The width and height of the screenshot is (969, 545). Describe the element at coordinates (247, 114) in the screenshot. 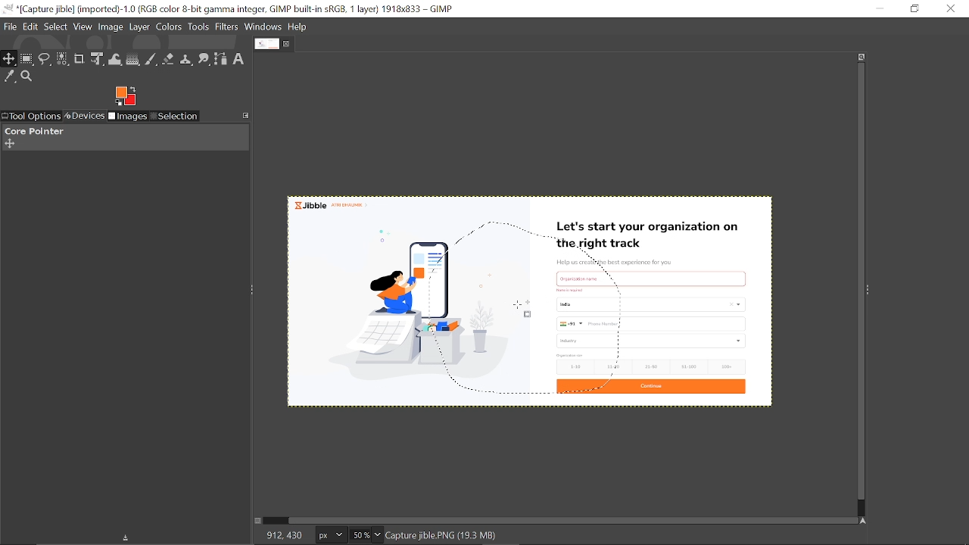

I see `Configure this tab` at that location.